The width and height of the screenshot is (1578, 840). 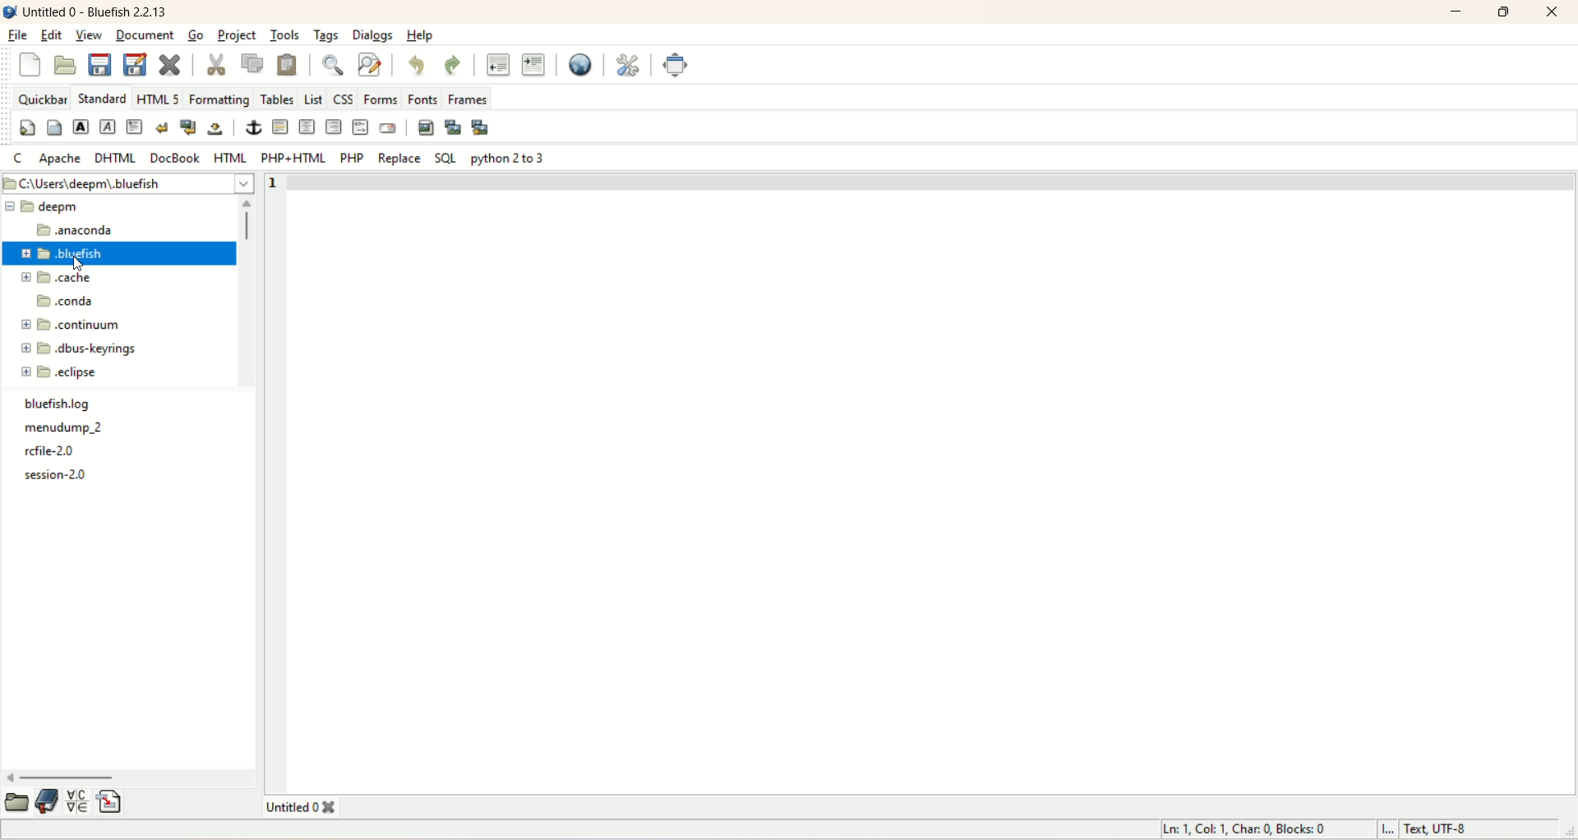 What do you see at coordinates (196, 36) in the screenshot?
I see `go` at bounding box center [196, 36].